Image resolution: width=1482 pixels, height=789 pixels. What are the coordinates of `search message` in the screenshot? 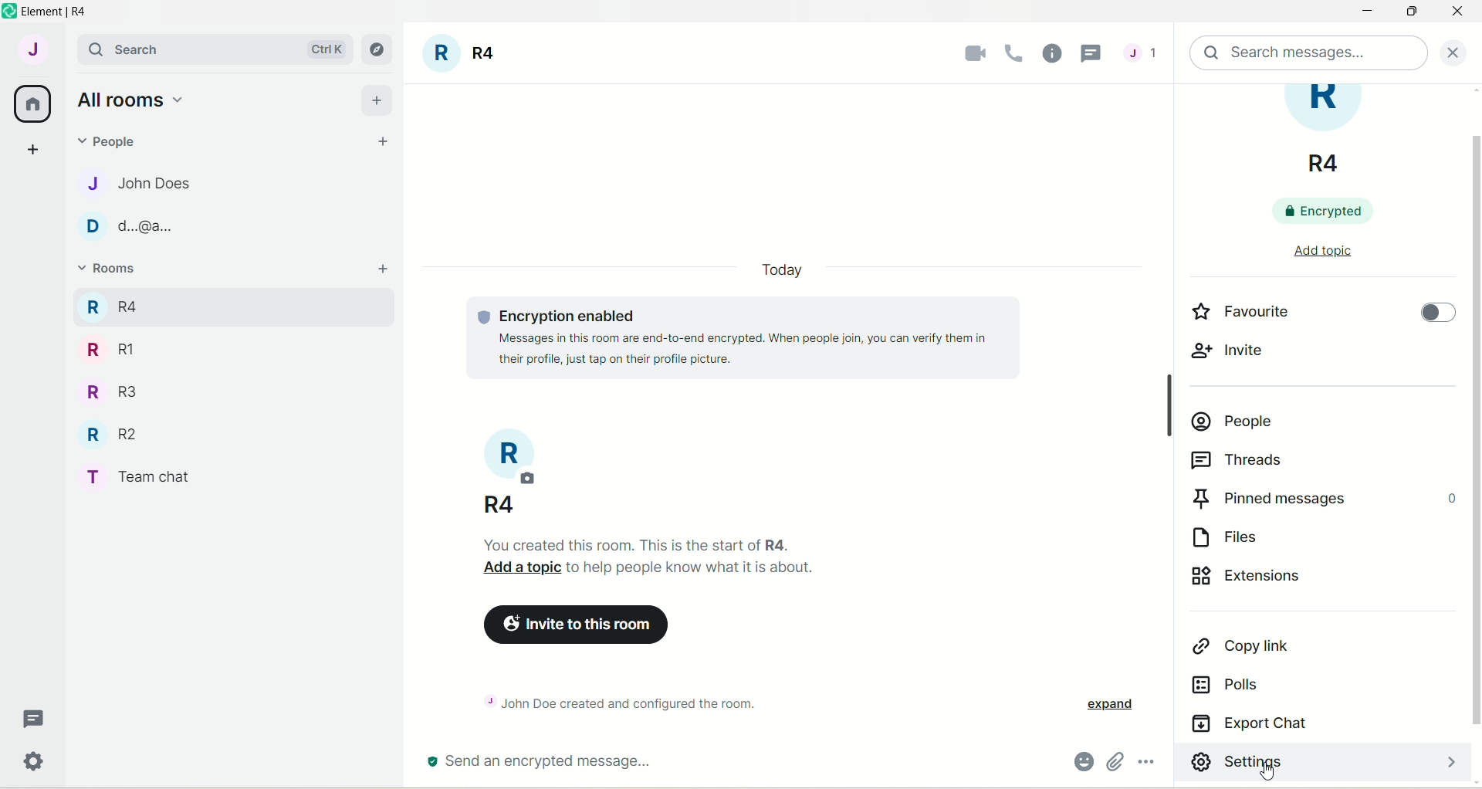 It's located at (1310, 53).